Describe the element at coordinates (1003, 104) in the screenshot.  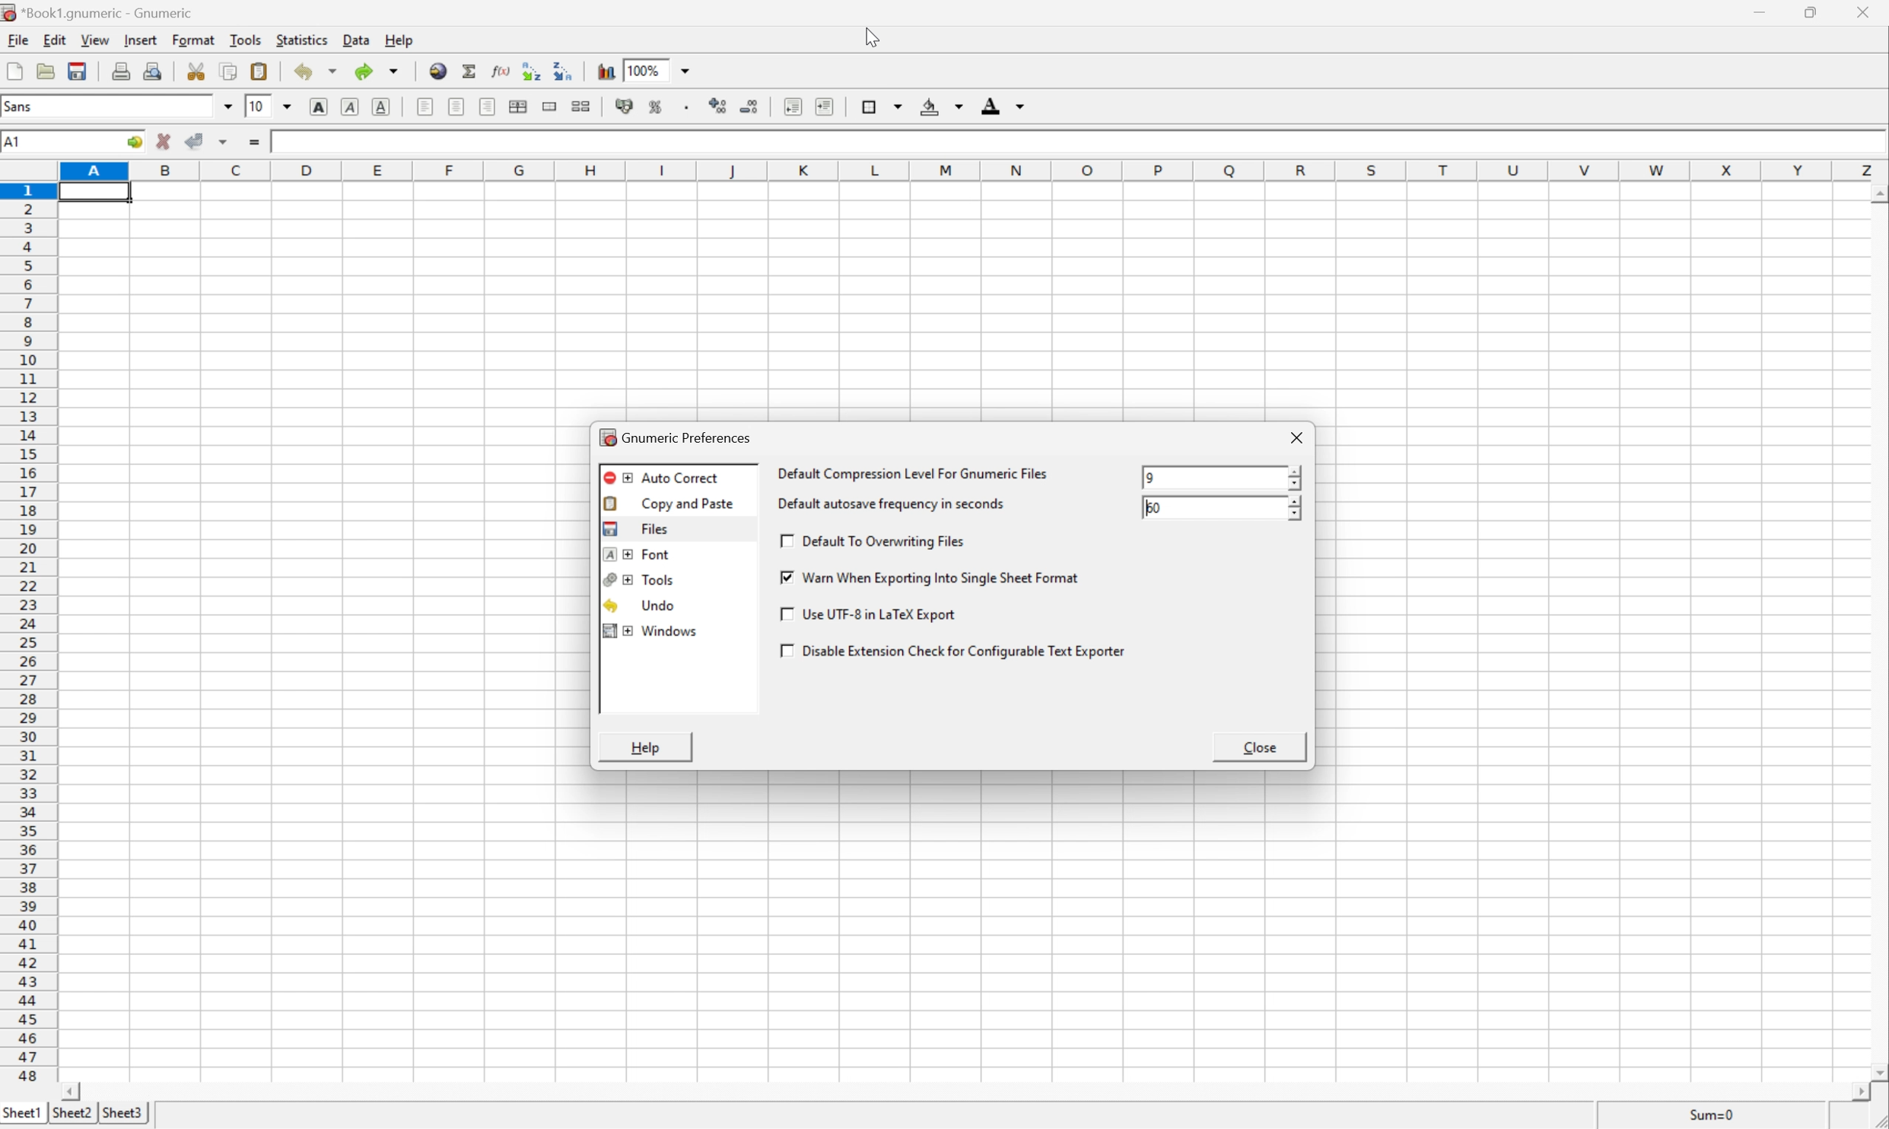
I see `foreground color` at that location.